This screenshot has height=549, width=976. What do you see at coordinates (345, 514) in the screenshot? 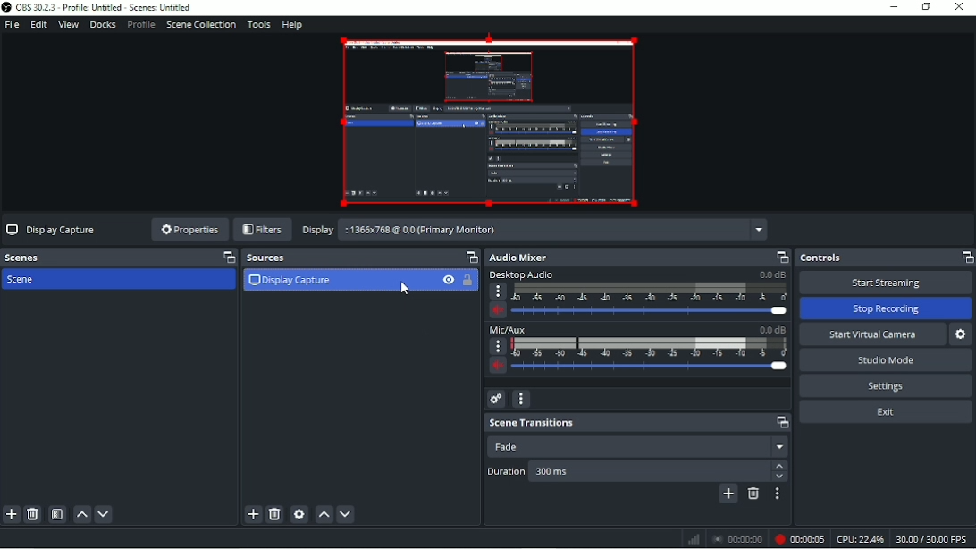
I see `Move source(s) down` at bounding box center [345, 514].